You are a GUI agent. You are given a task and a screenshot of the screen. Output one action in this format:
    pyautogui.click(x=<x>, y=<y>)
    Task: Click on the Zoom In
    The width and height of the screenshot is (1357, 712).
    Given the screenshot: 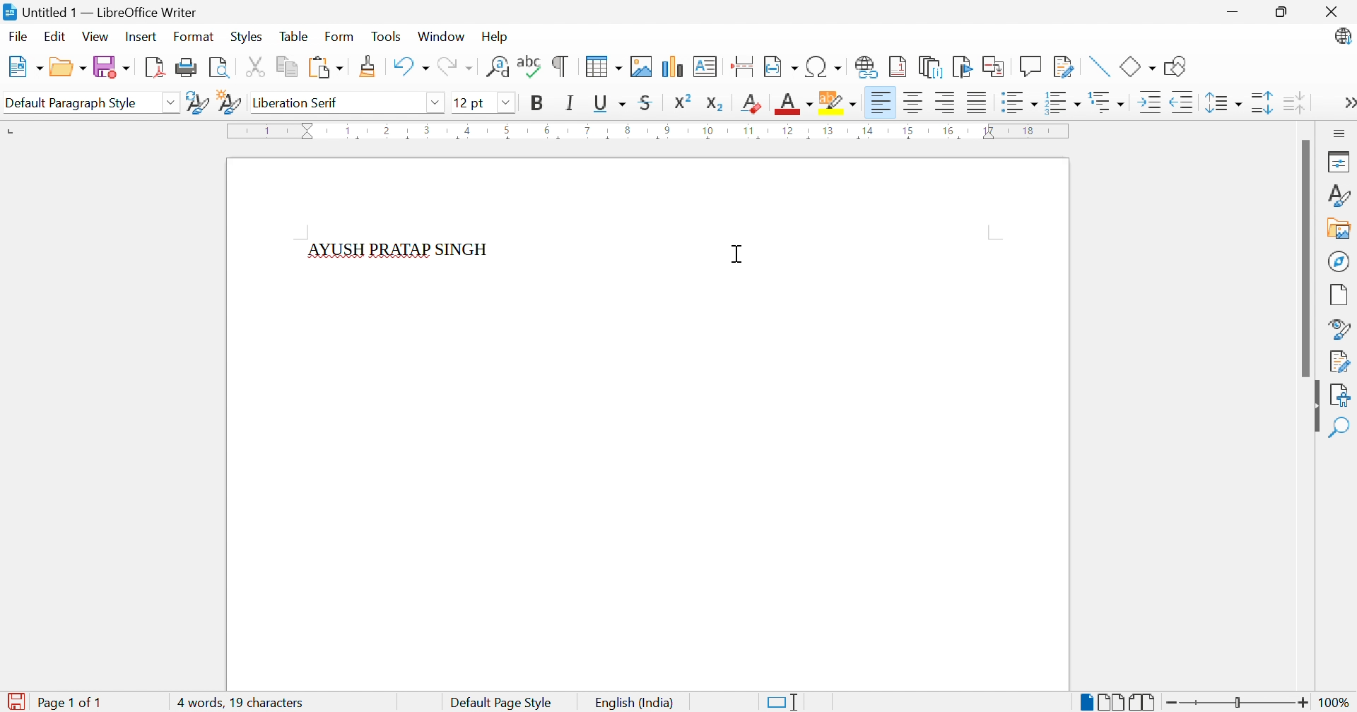 What is the action you would take?
    pyautogui.click(x=1303, y=701)
    